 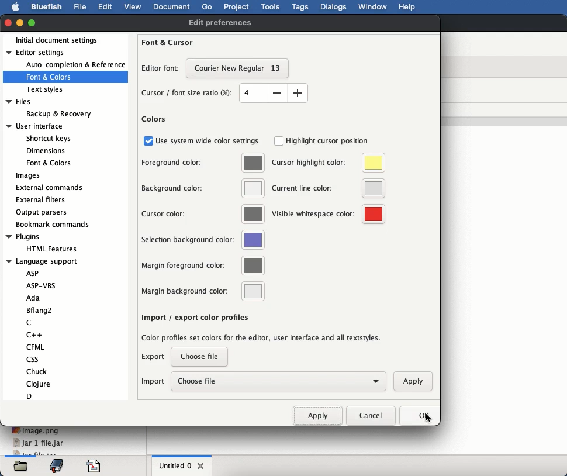 What do you see at coordinates (300, 7) in the screenshot?
I see `tags` at bounding box center [300, 7].